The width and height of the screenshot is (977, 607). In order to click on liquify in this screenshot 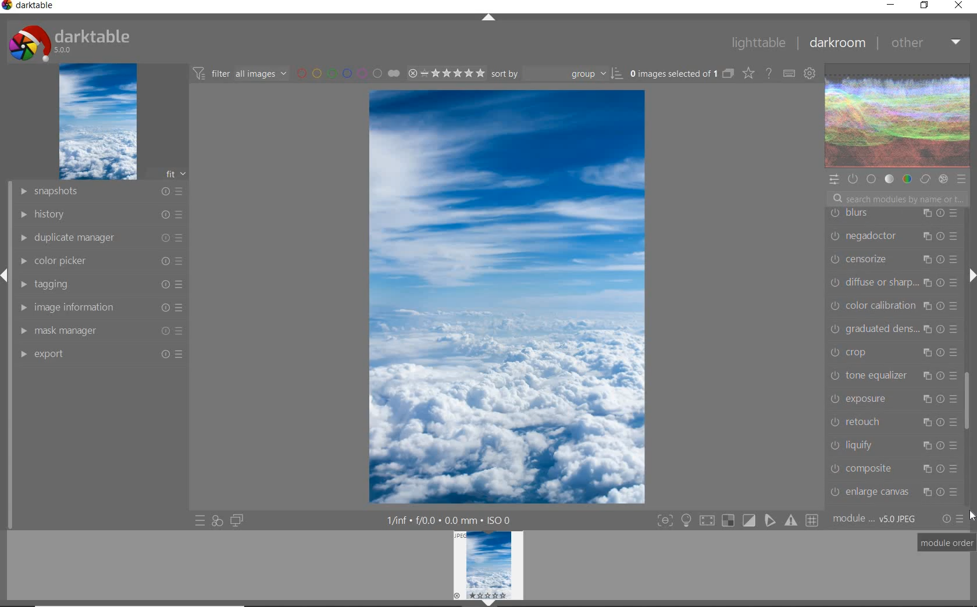, I will do `click(893, 444)`.